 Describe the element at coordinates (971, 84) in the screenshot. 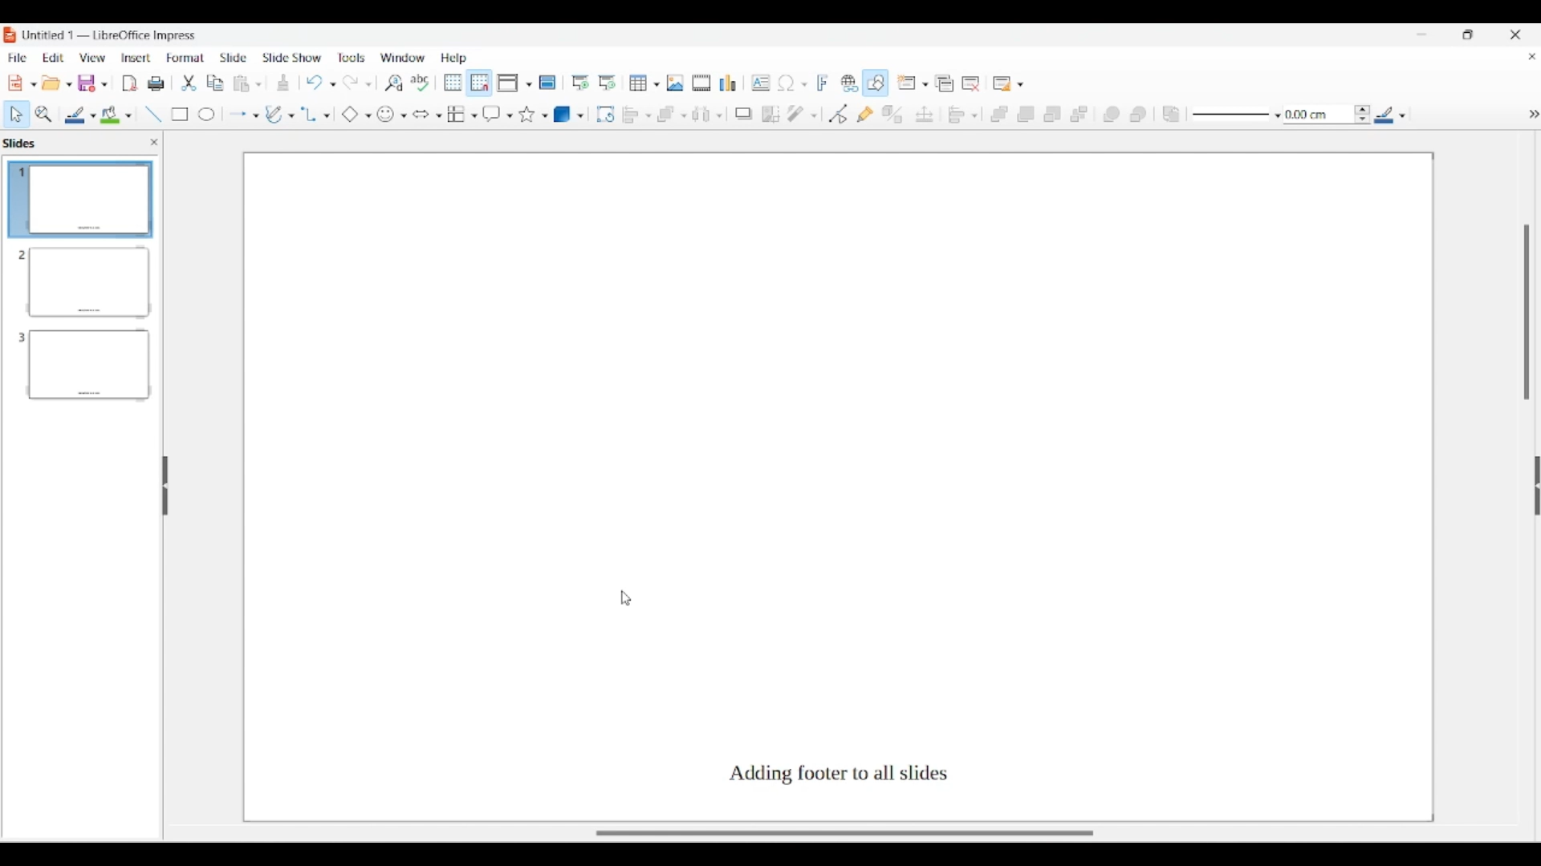

I see `Delete slide` at that location.